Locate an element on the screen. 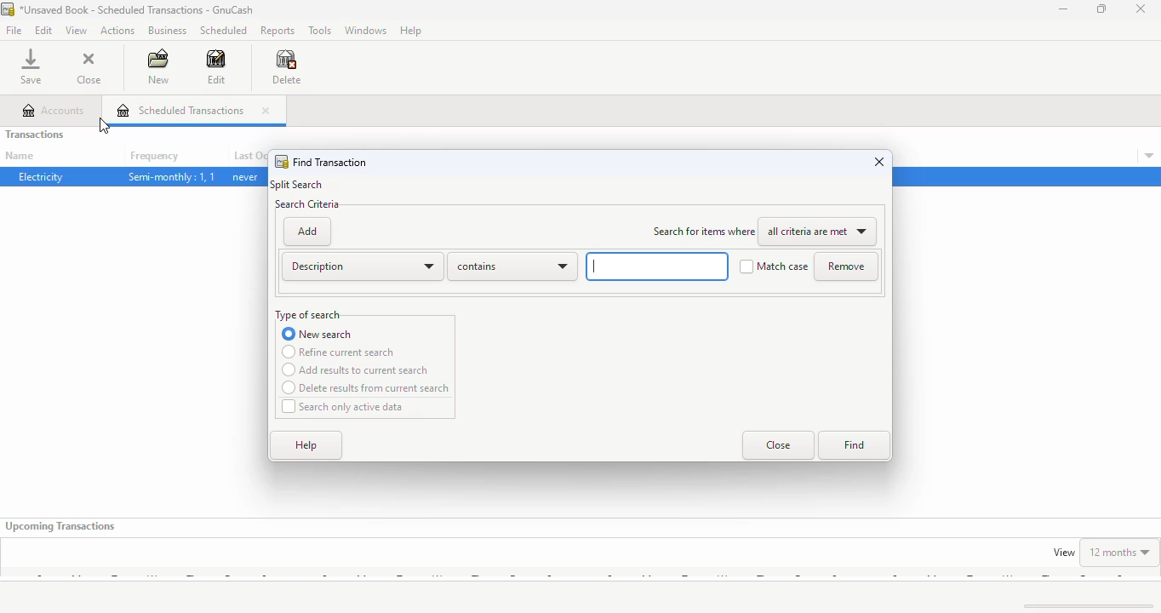  close is located at coordinates (90, 69).